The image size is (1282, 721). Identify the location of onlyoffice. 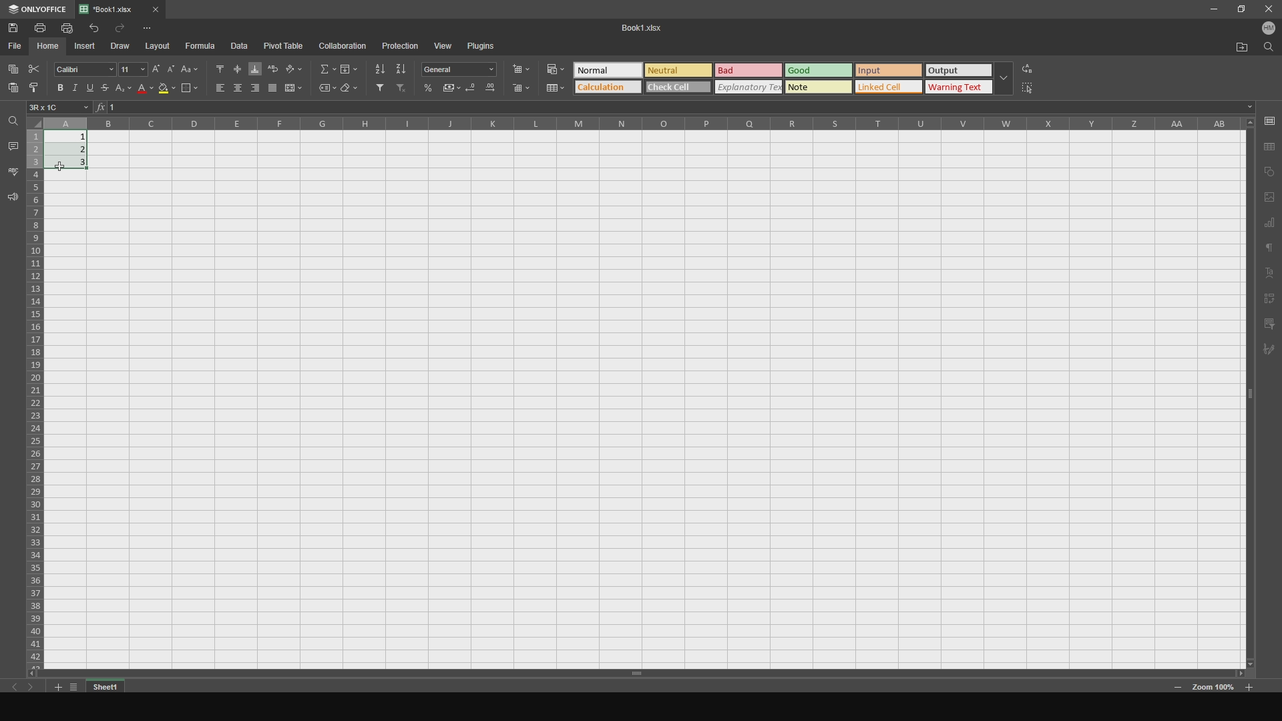
(37, 8).